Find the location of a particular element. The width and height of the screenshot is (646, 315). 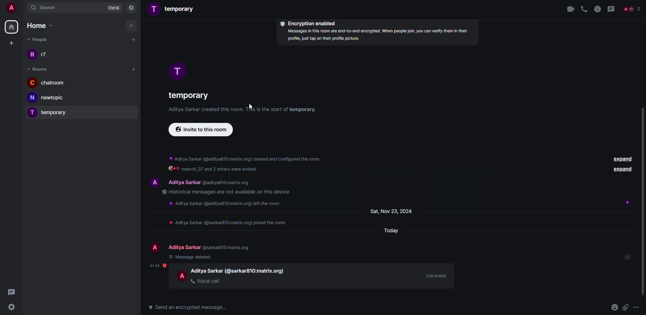

call ended is located at coordinates (436, 276).